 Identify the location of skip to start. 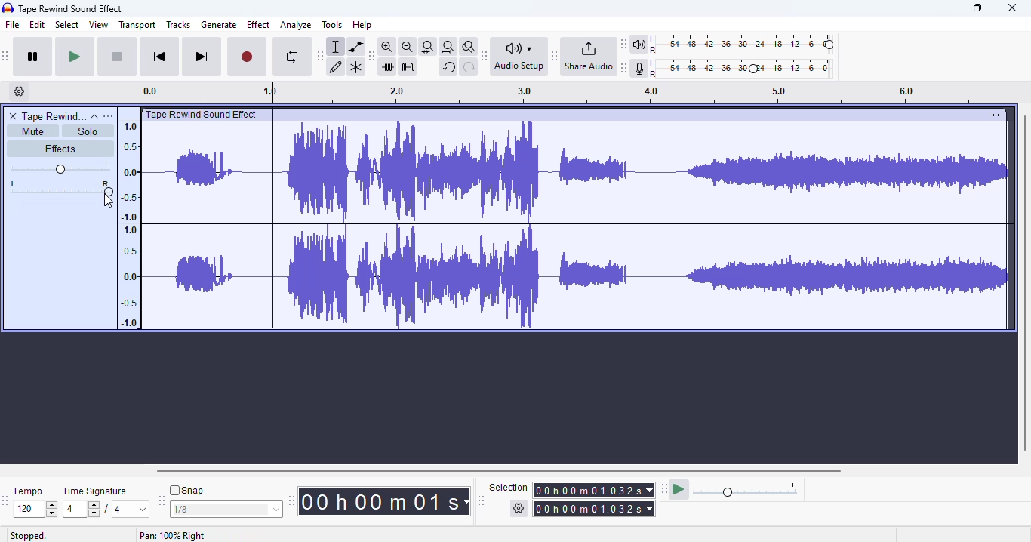
(161, 56).